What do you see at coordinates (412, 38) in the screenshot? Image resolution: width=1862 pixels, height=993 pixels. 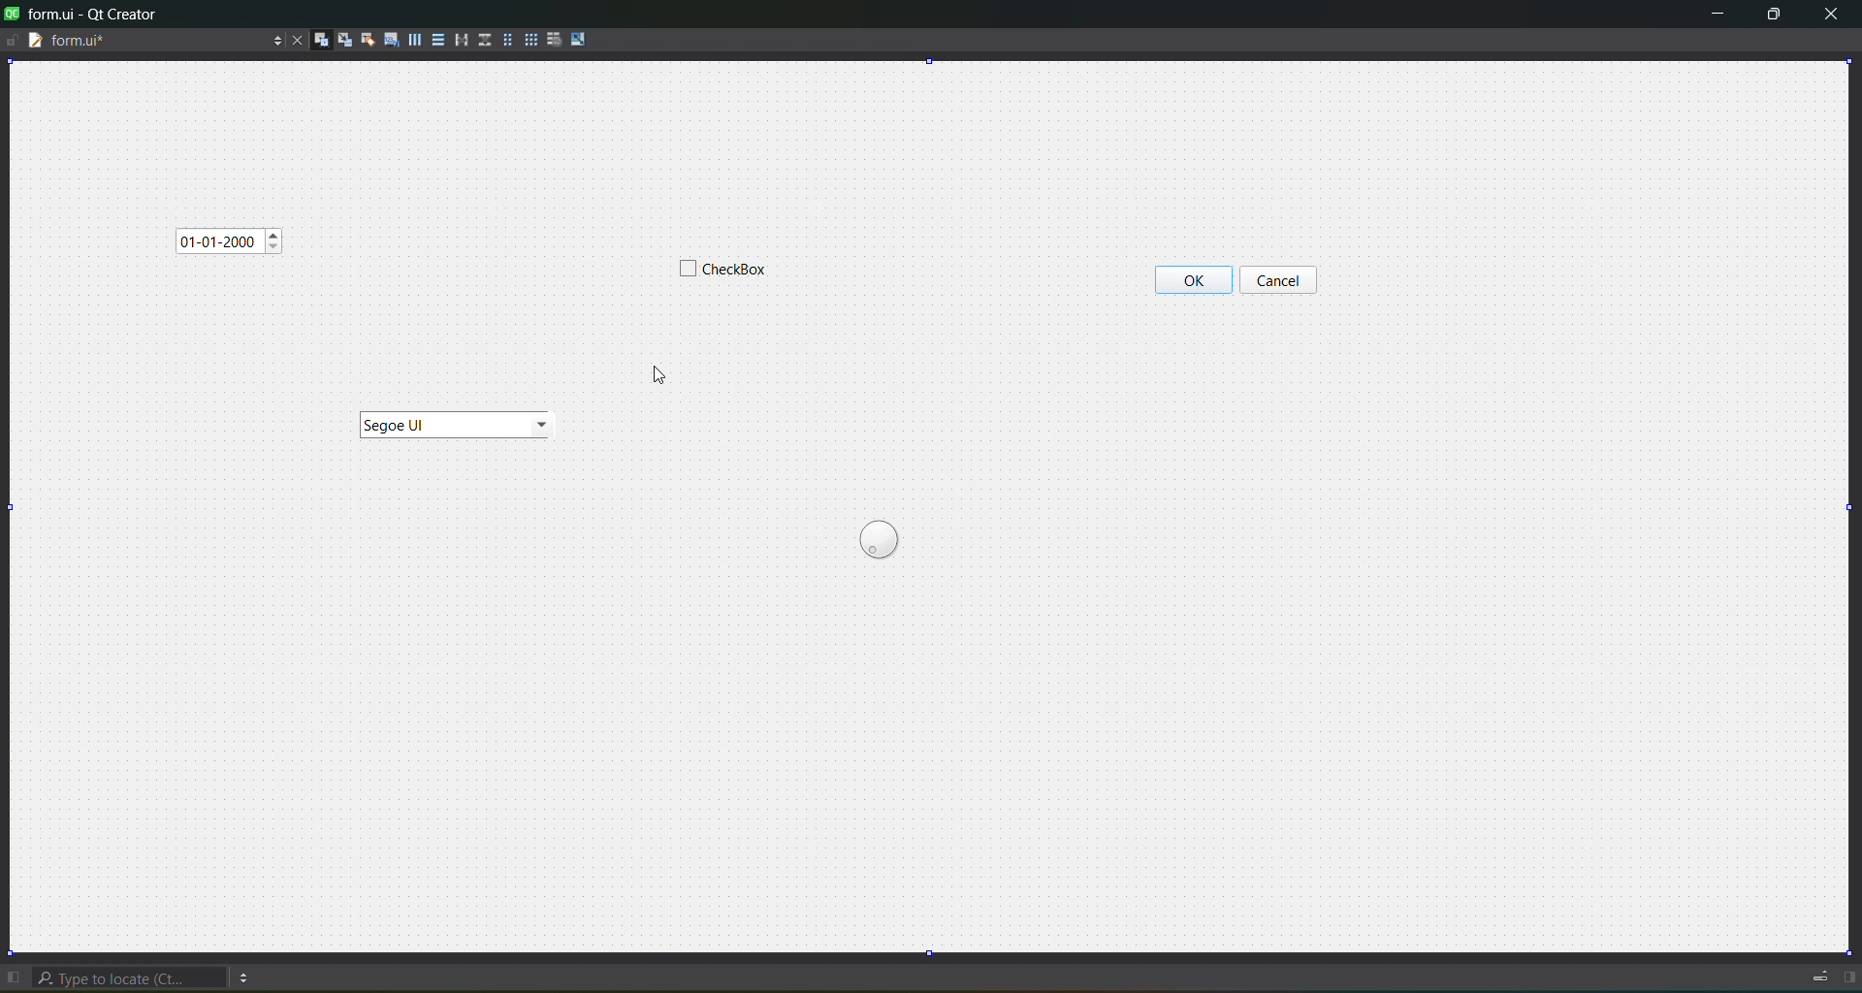 I see `Layout Horizontally` at bounding box center [412, 38].